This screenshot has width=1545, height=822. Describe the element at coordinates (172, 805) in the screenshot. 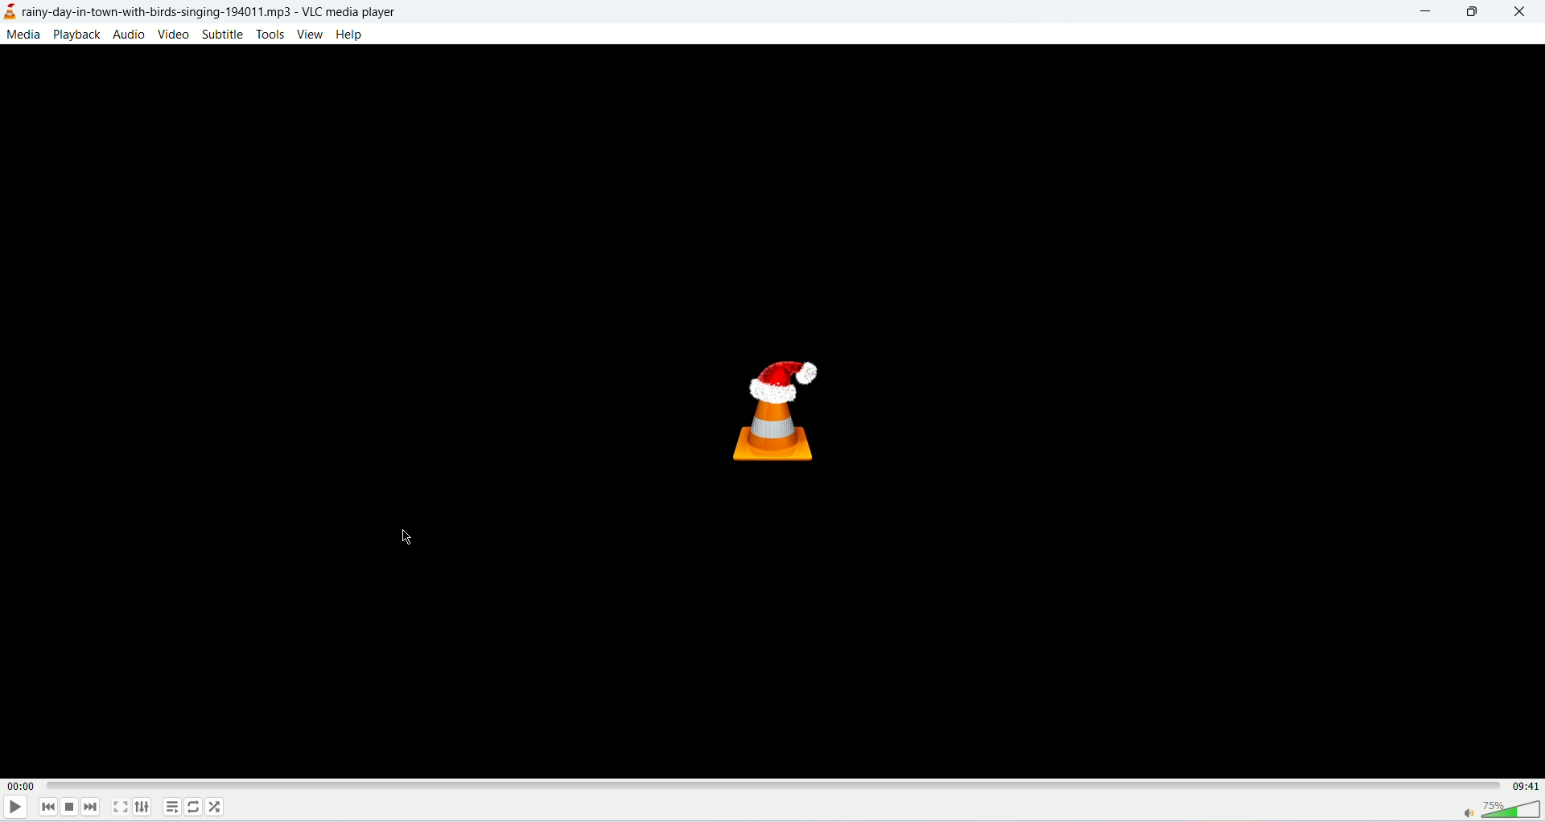

I see `playlist` at that location.